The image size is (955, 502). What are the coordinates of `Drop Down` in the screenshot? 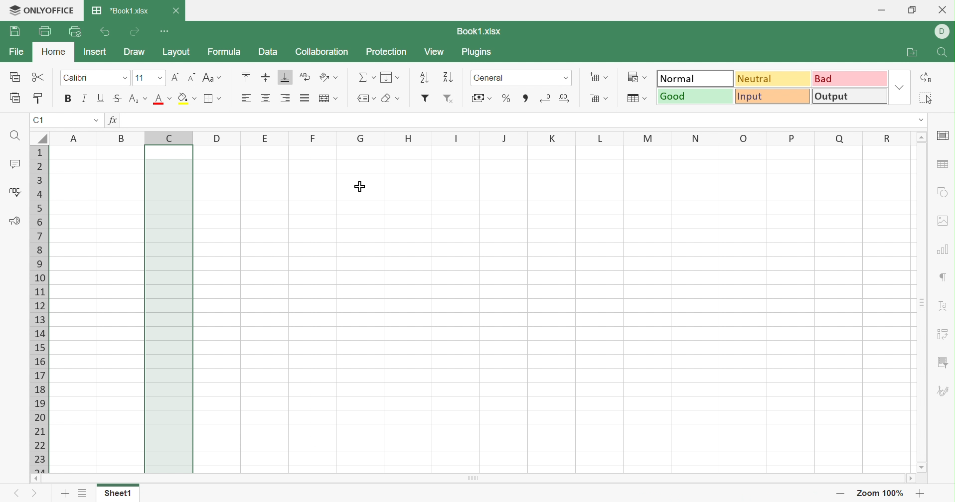 It's located at (607, 98).